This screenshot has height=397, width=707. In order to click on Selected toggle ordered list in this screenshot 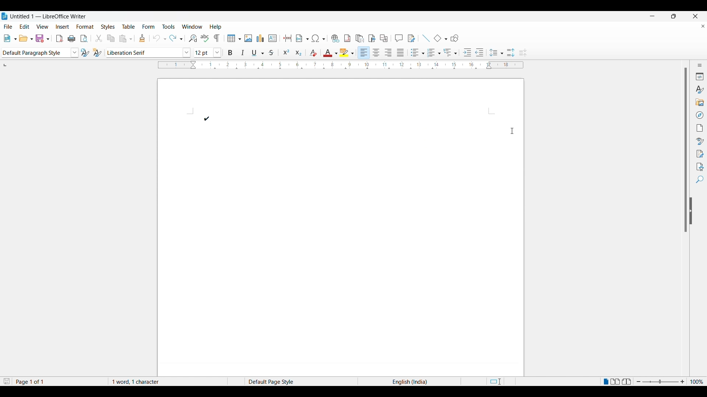, I will do `click(433, 52)`.